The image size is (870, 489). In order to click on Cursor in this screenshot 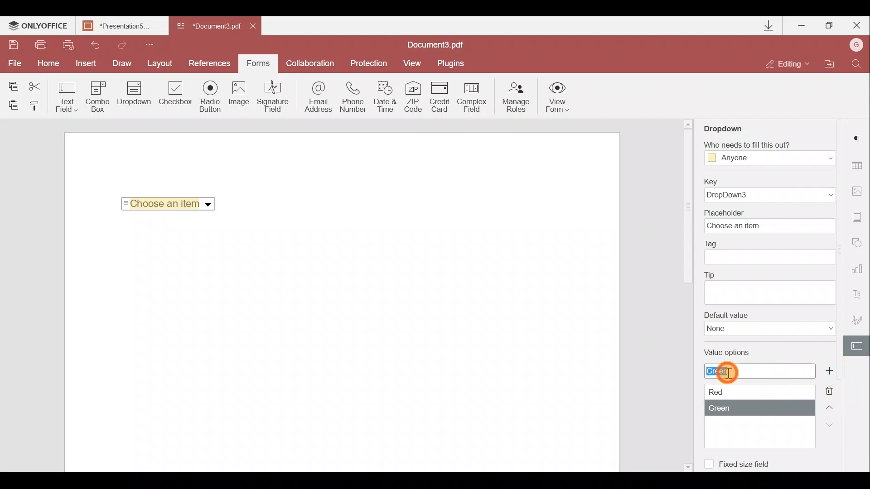, I will do `click(725, 371)`.